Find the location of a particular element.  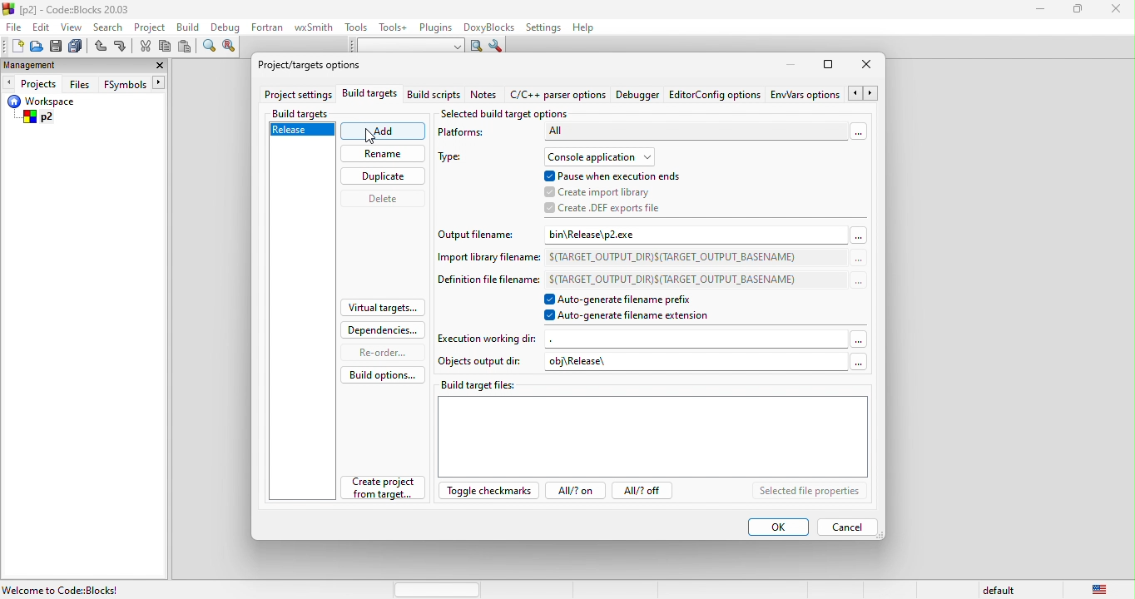

re order is located at coordinates (379, 352).